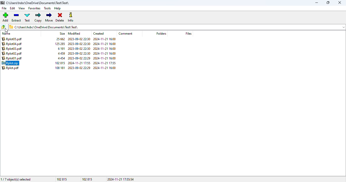 The height and width of the screenshot is (182, 346). Describe the element at coordinates (34, 8) in the screenshot. I see `favorites` at that location.